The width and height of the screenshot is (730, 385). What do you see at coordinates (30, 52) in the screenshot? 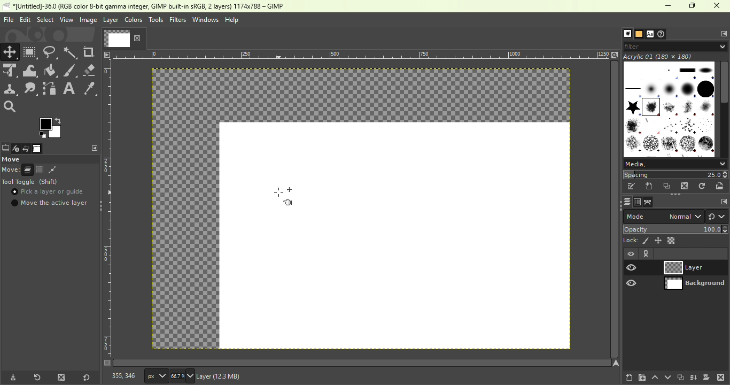
I see `Rectangle select tool` at bounding box center [30, 52].